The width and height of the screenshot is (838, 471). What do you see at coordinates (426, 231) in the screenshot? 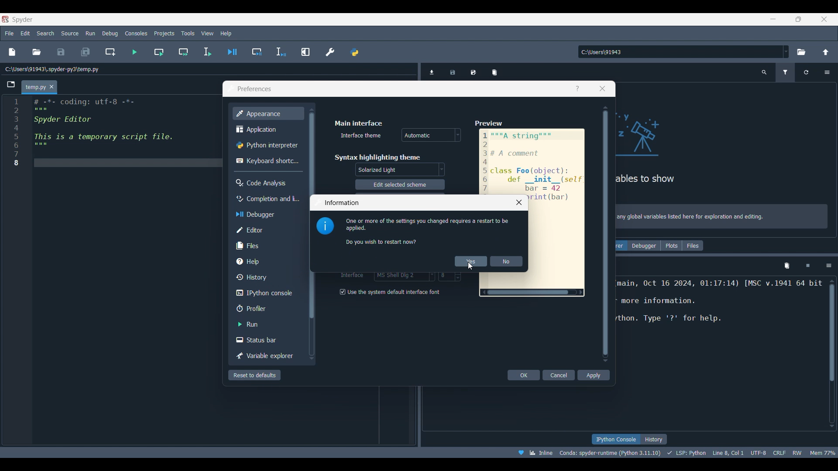
I see `information before applying` at bounding box center [426, 231].